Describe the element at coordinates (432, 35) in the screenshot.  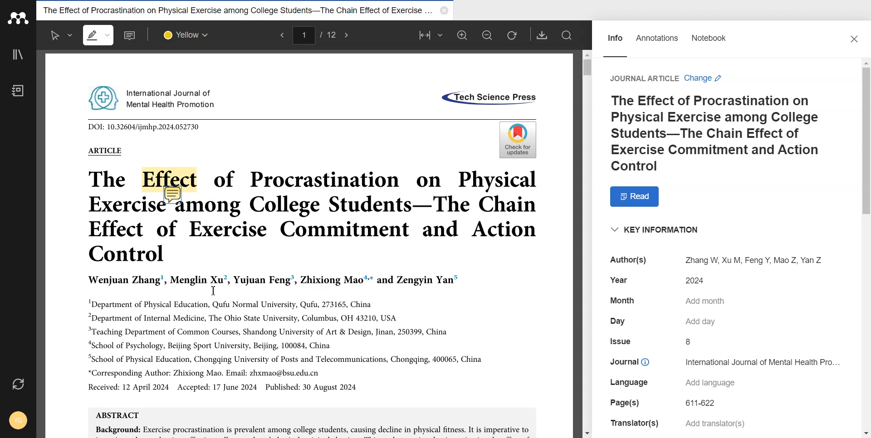
I see `Fit to width` at that location.